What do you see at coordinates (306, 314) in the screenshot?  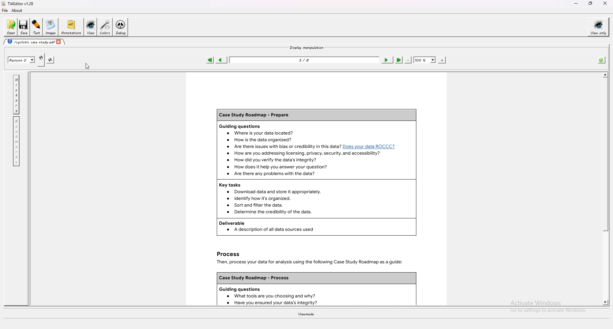 I see `viewmode` at bounding box center [306, 314].